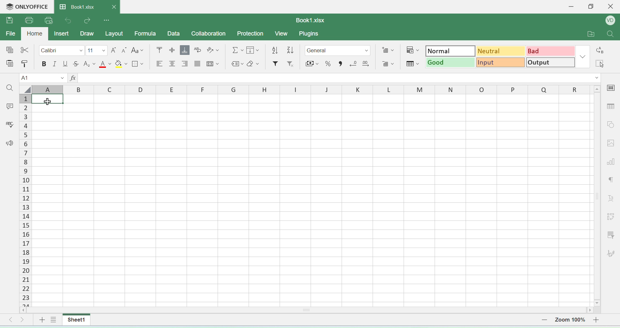  What do you see at coordinates (88, 6) in the screenshot?
I see `book1.xlsx` at bounding box center [88, 6].